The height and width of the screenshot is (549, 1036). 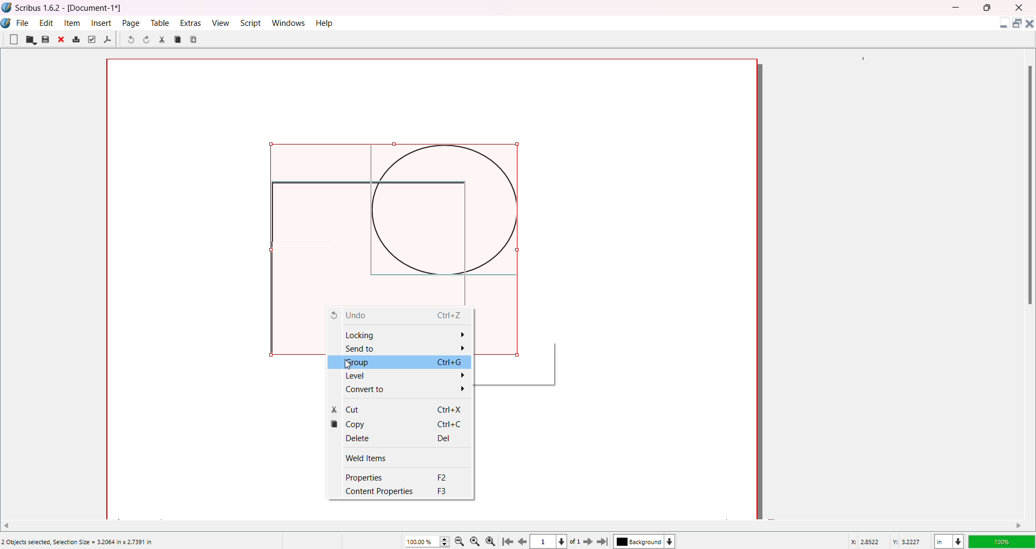 What do you see at coordinates (401, 362) in the screenshot?
I see `Group` at bounding box center [401, 362].